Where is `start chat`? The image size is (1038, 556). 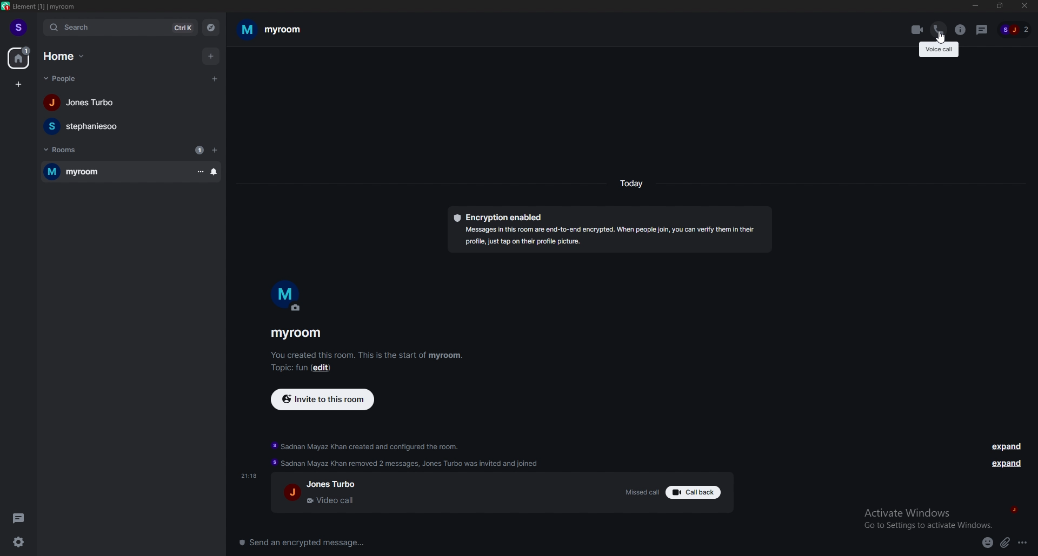 start chat is located at coordinates (216, 79).